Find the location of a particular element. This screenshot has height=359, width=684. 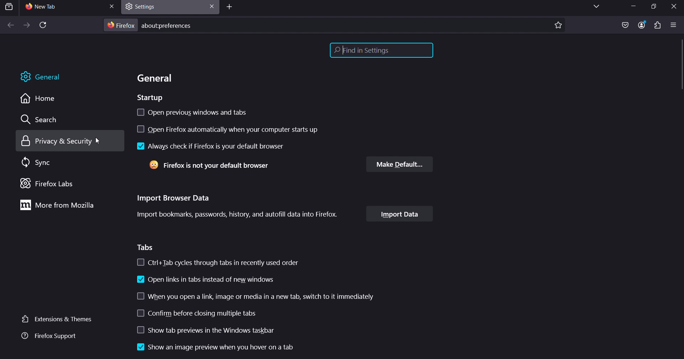

minimize is located at coordinates (632, 7).